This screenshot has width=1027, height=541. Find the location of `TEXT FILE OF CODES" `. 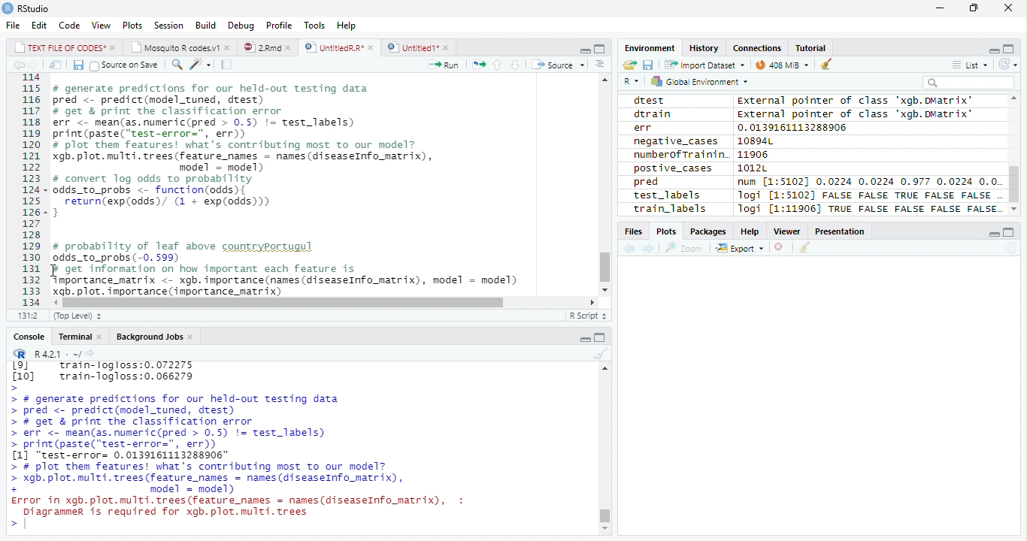

TEXT FILE OF CODES"  is located at coordinates (65, 47).